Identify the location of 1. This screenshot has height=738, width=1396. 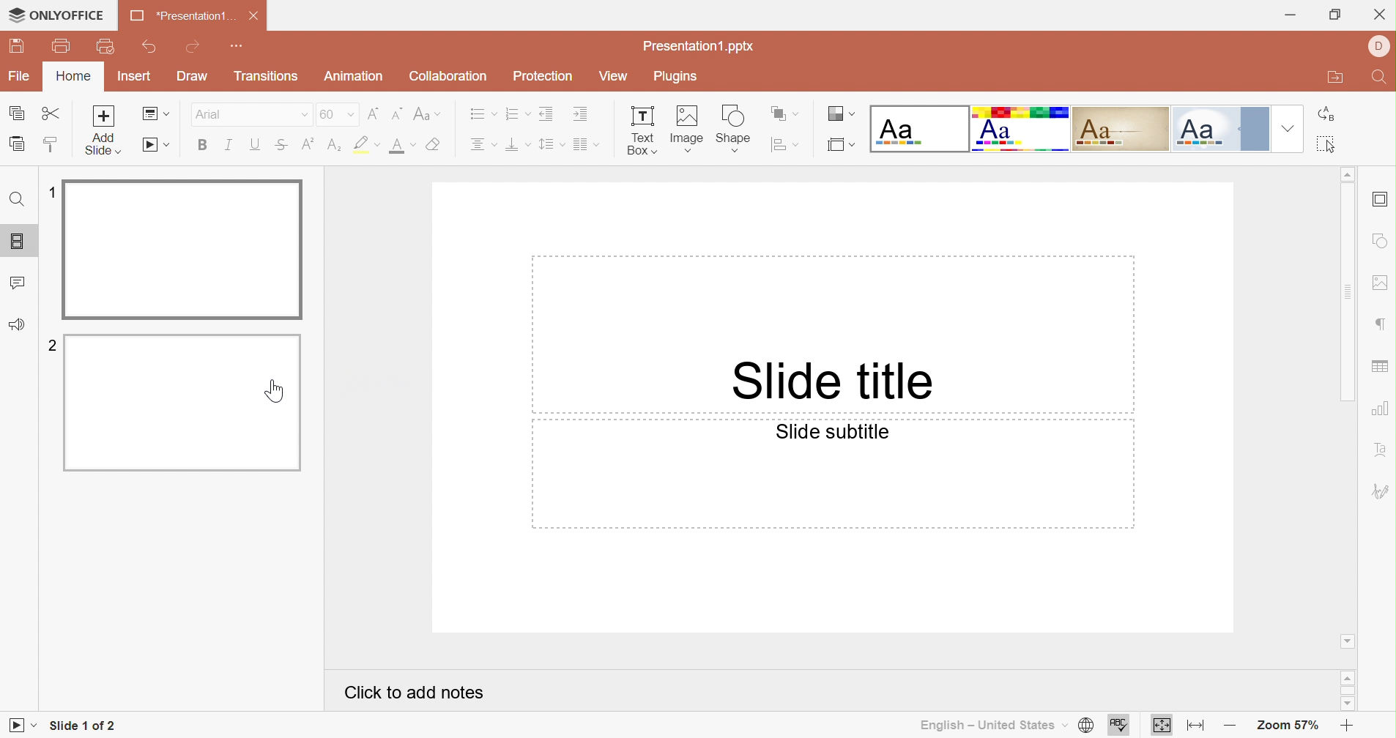
(48, 189).